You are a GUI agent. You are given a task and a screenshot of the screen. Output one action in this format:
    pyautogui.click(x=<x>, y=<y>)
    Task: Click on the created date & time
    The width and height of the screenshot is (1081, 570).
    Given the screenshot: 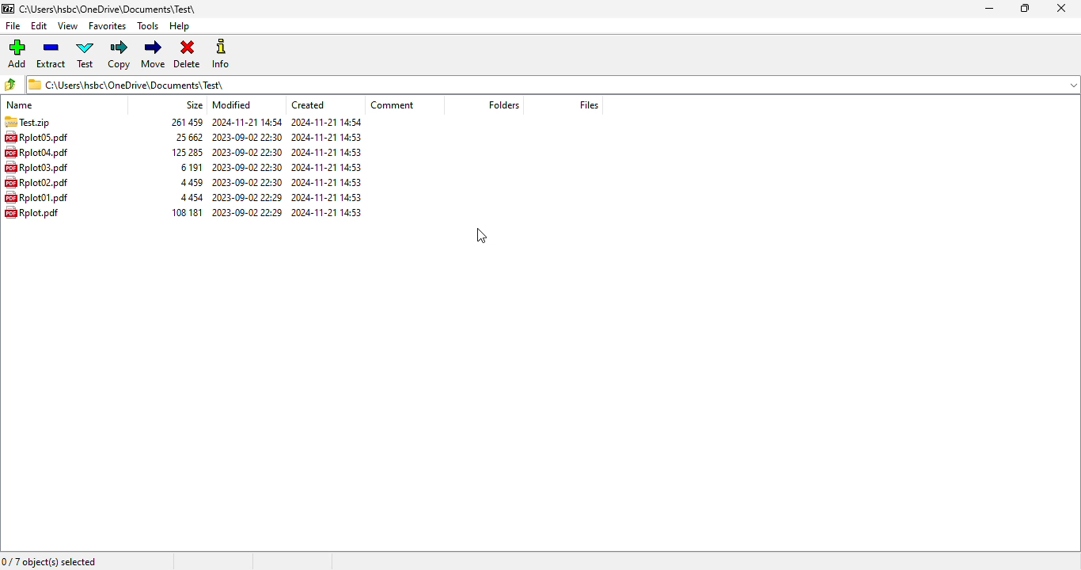 What is the action you would take?
    pyautogui.click(x=328, y=213)
    